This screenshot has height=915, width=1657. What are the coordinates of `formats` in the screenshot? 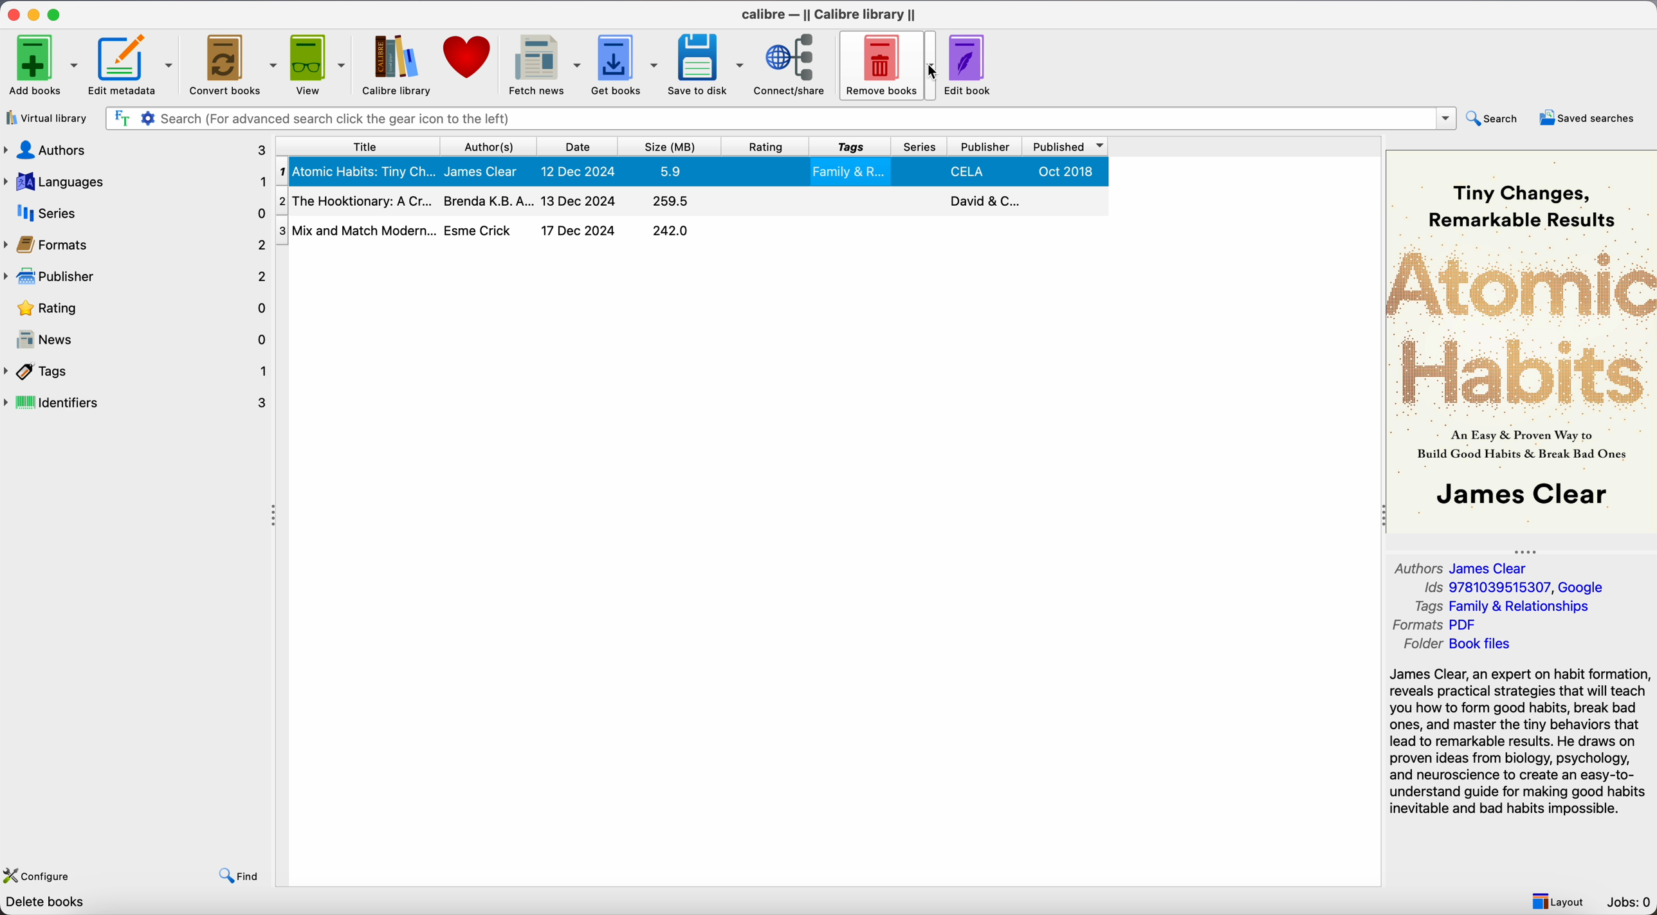 It's located at (136, 243).